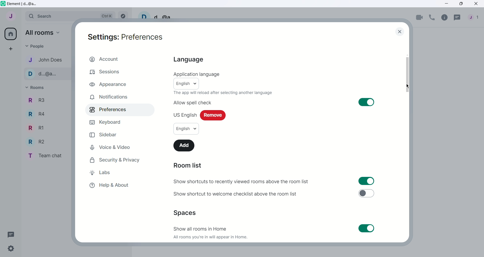 The width and height of the screenshot is (484, 257). I want to click on Voice call, so click(432, 18).